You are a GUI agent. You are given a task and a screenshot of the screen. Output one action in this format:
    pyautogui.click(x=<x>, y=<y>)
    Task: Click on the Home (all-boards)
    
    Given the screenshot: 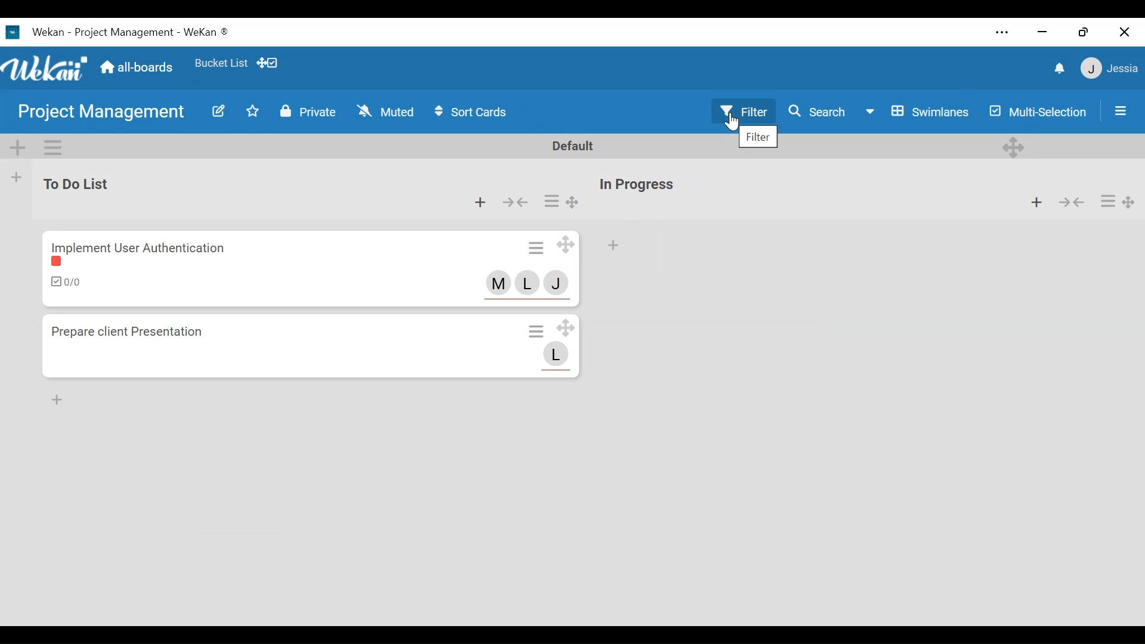 What is the action you would take?
    pyautogui.click(x=138, y=67)
    